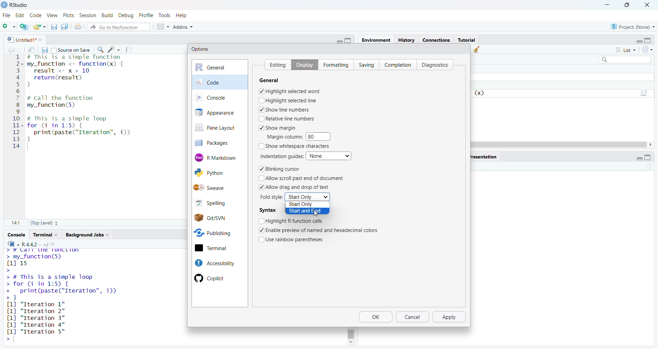 This screenshot has height=349, width=658. I want to click on go to file/function, so click(119, 26).